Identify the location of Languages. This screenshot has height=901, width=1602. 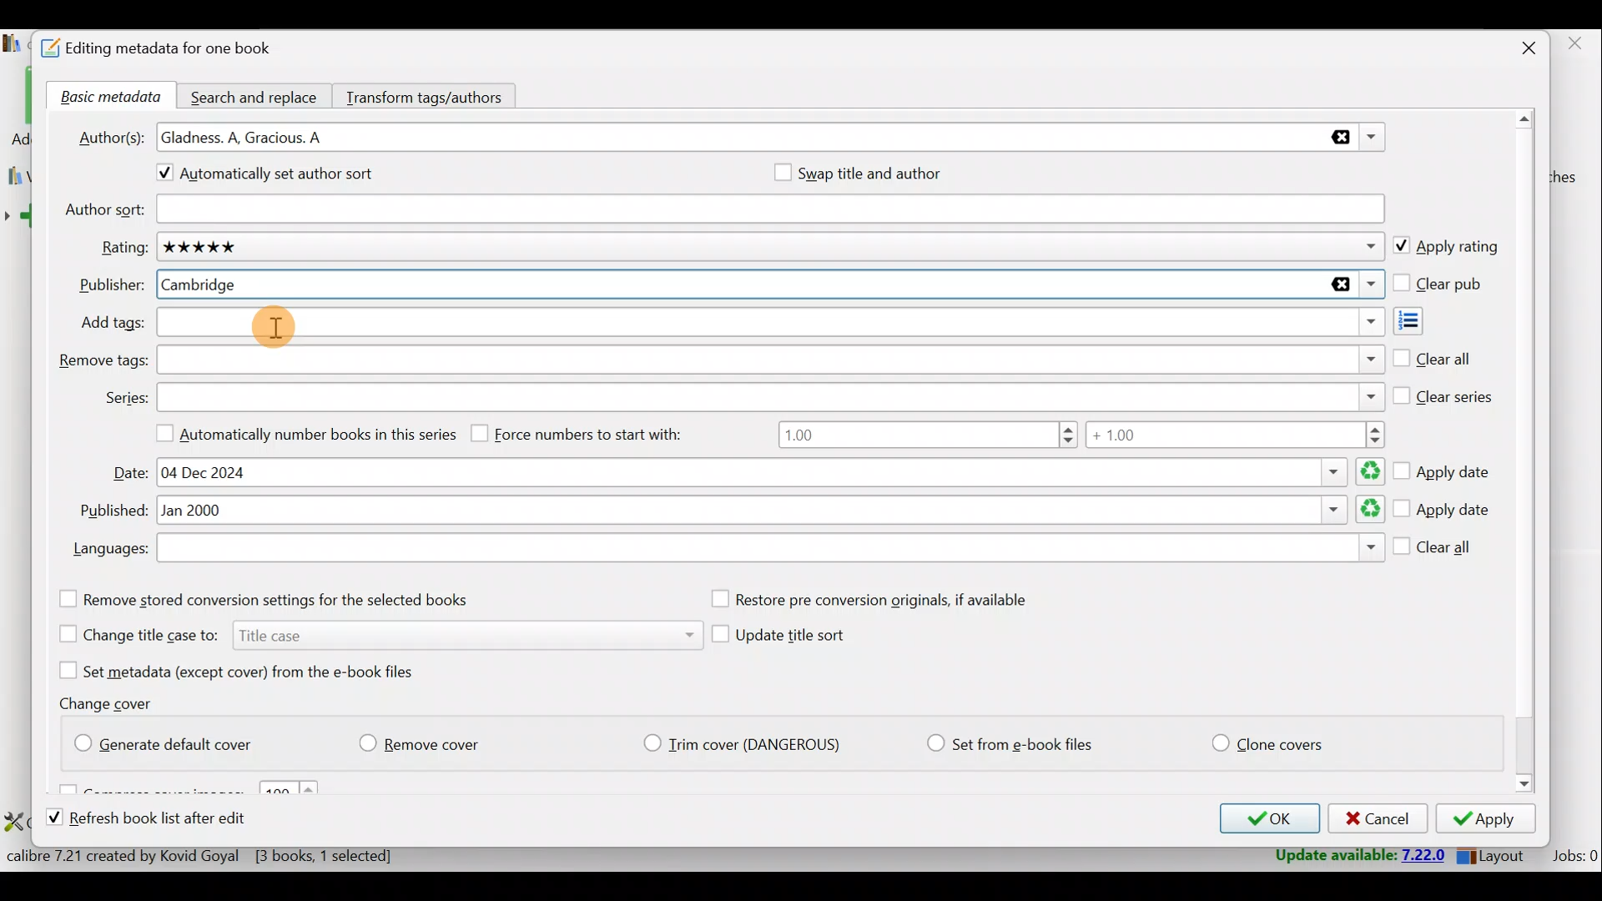
(770, 550).